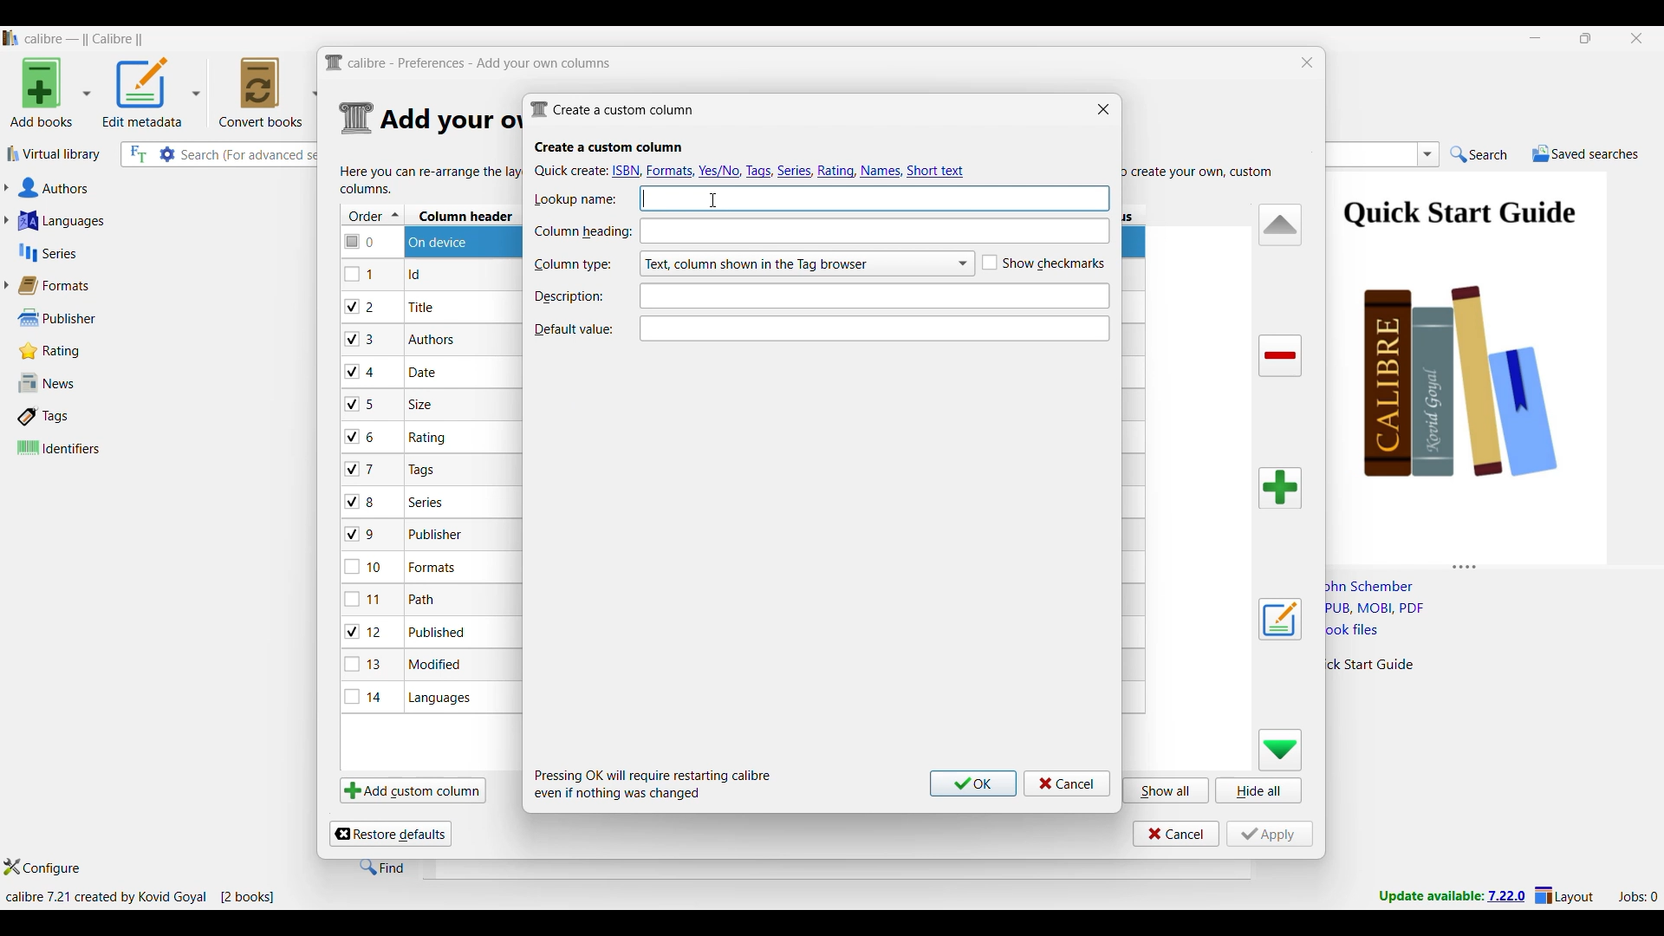  What do you see at coordinates (609, 147) in the screenshot?
I see `Section title` at bounding box center [609, 147].